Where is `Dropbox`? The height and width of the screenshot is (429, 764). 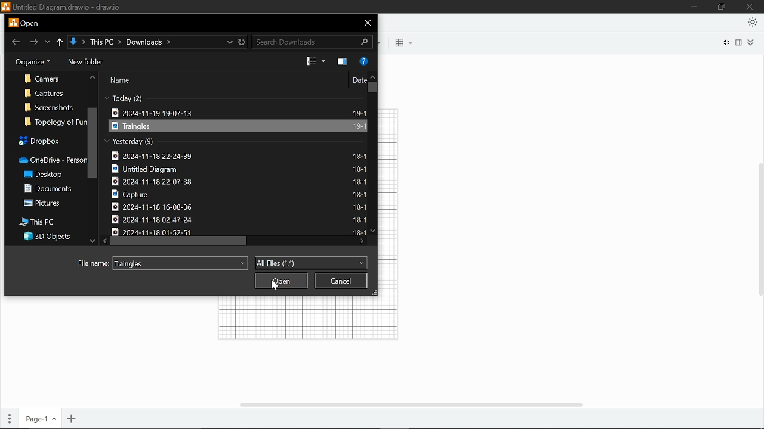 Dropbox is located at coordinates (47, 141).